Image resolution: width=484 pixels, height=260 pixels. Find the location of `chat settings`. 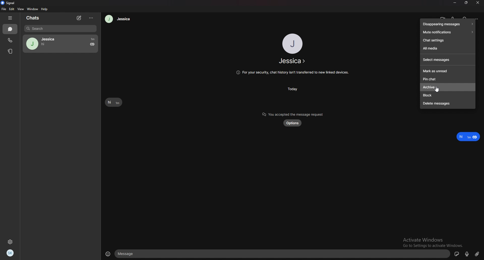

chat settings is located at coordinates (448, 40).